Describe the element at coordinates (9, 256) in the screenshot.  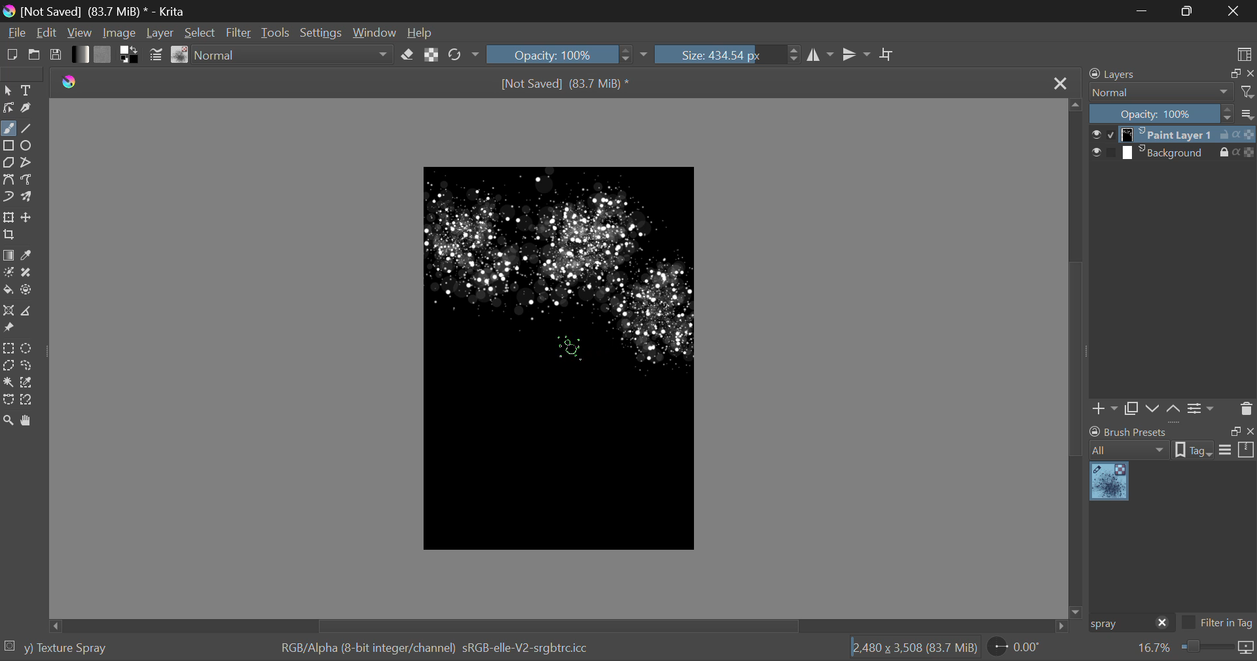
I see `Gradient Fill` at that location.